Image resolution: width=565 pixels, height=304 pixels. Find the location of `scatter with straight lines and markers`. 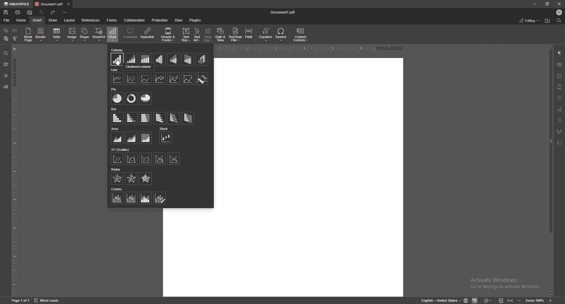

scatter with straight lines and markers is located at coordinates (160, 158).